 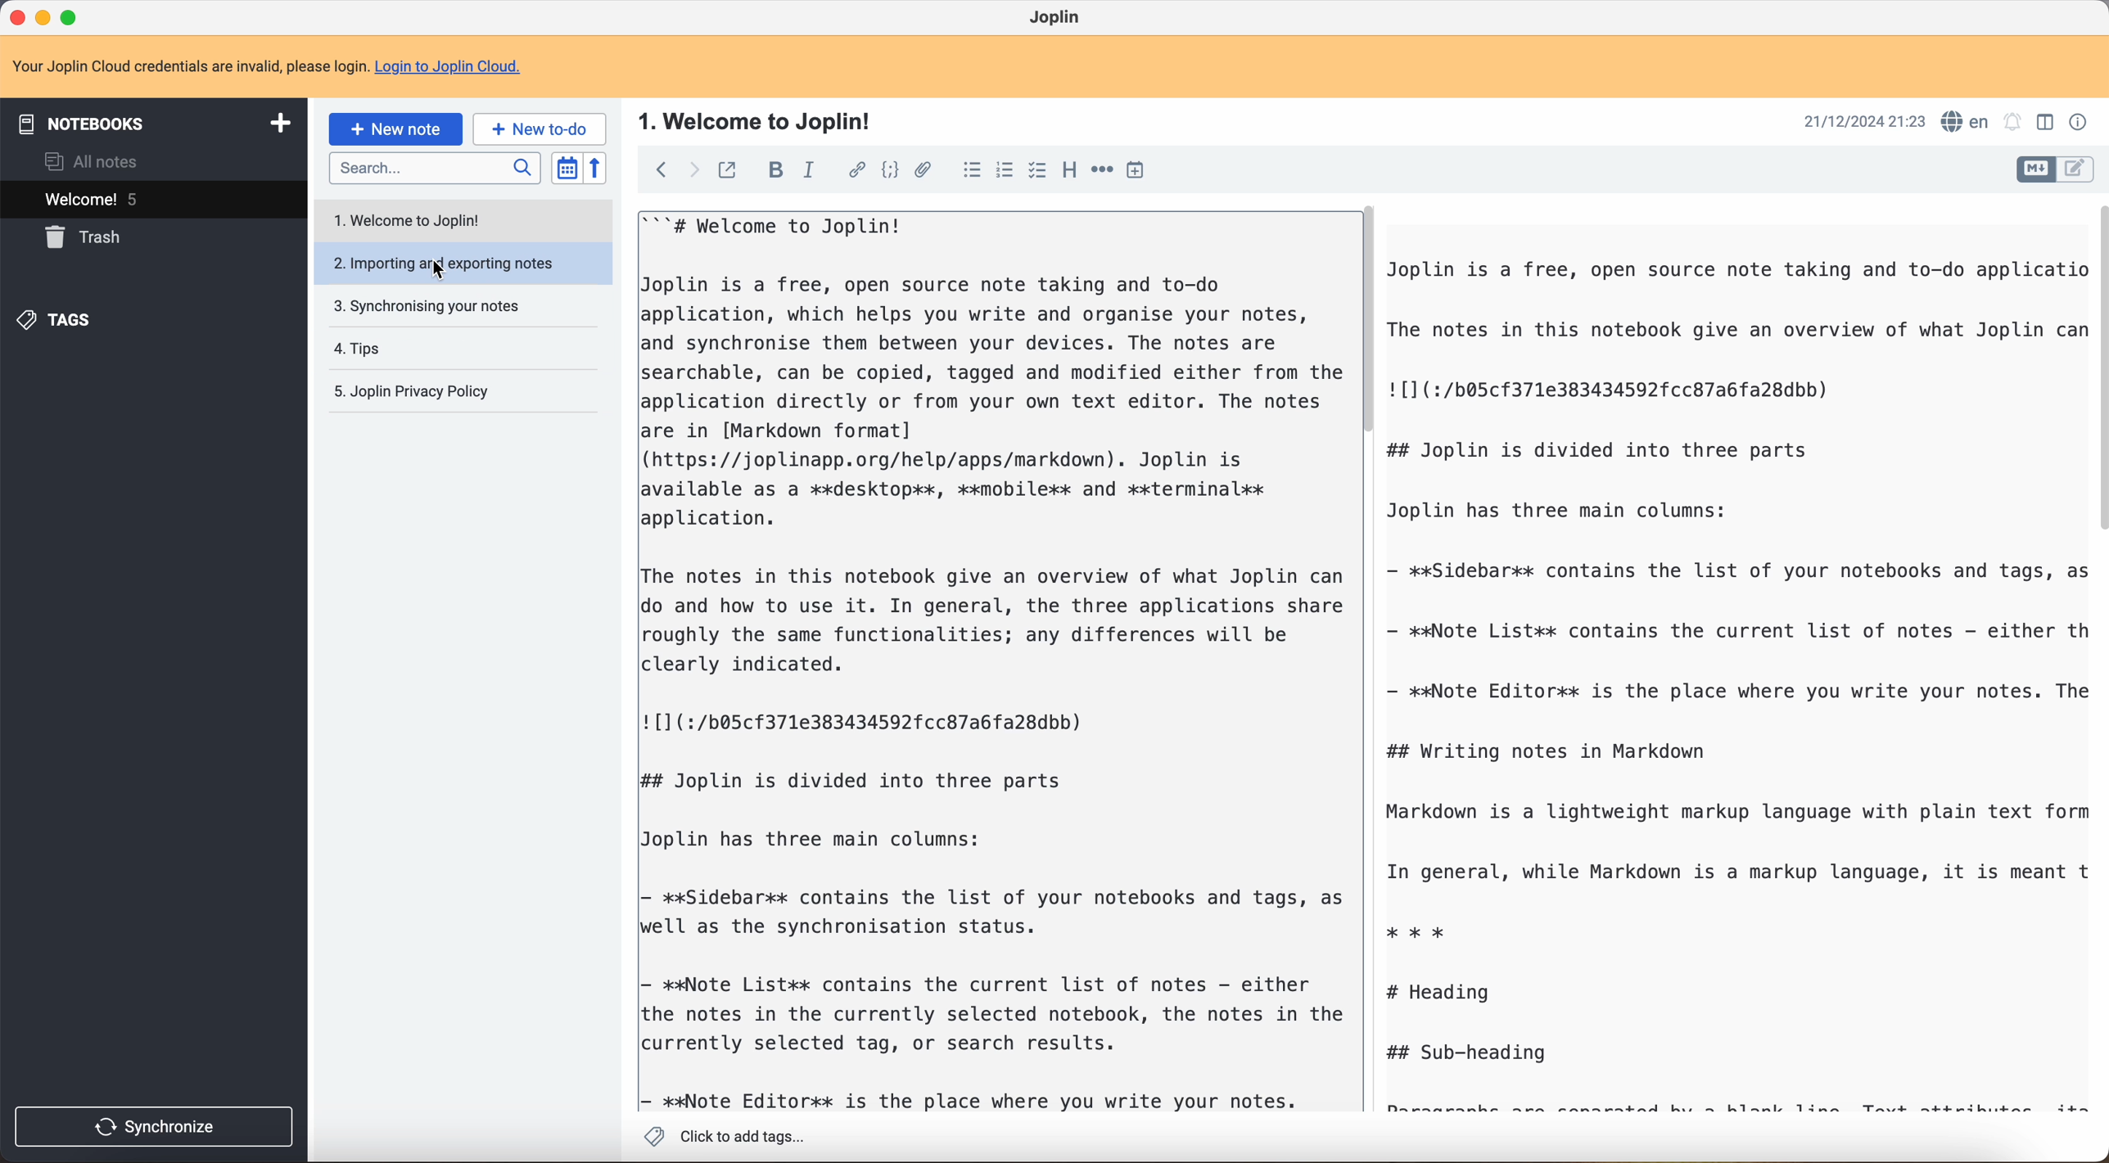 What do you see at coordinates (778, 169) in the screenshot?
I see `bold` at bounding box center [778, 169].